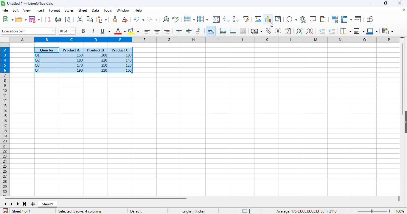 This screenshot has height=214, width=407. What do you see at coordinates (67, 31) in the screenshot?
I see `font size` at bounding box center [67, 31].